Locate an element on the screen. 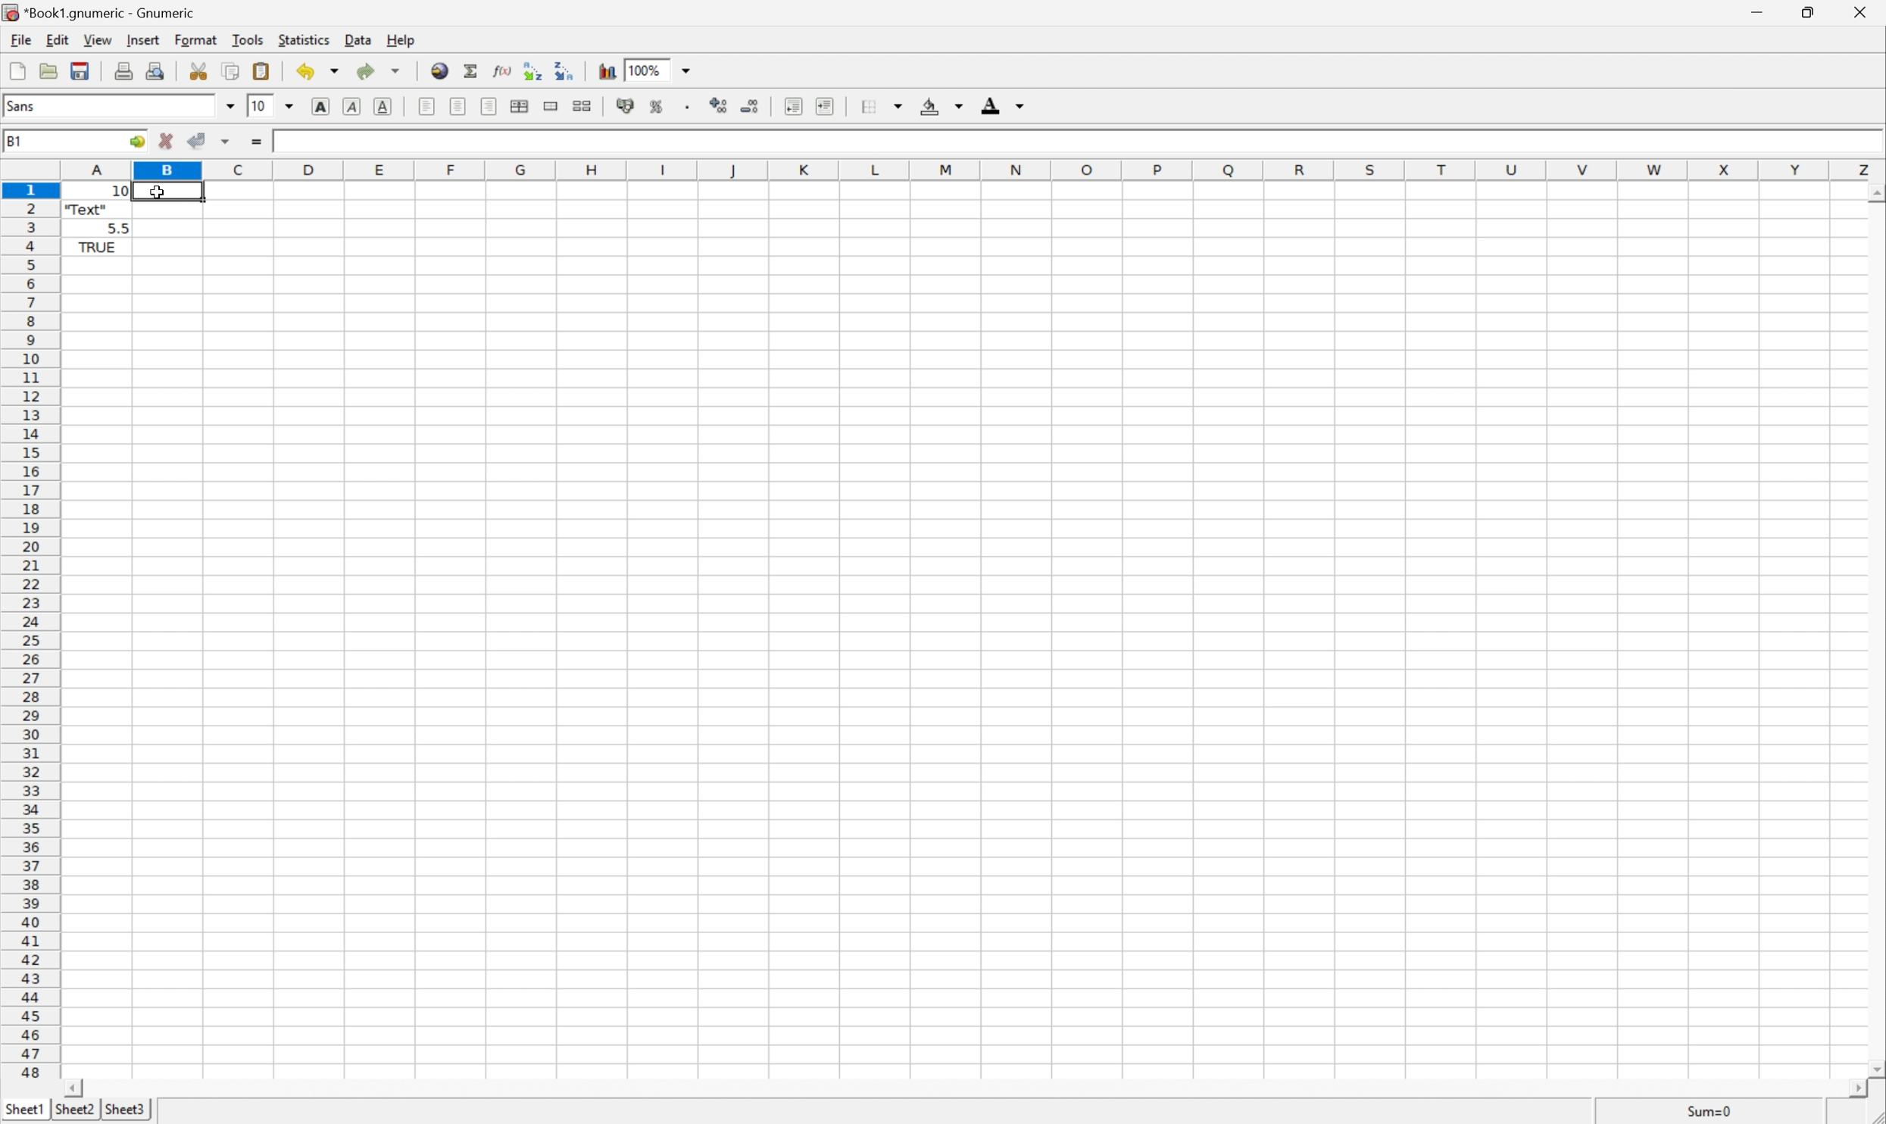 This screenshot has height=1124, width=1886. 10 is located at coordinates (260, 105).